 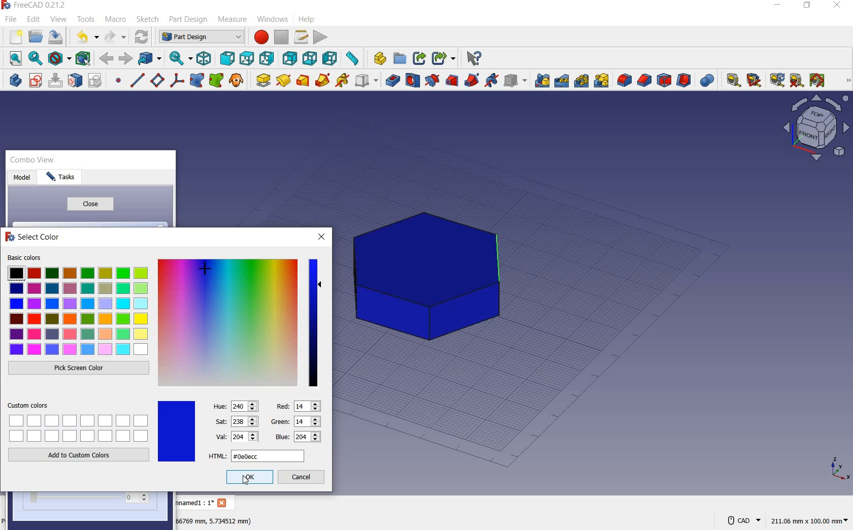 I want to click on additive helix, so click(x=343, y=80).